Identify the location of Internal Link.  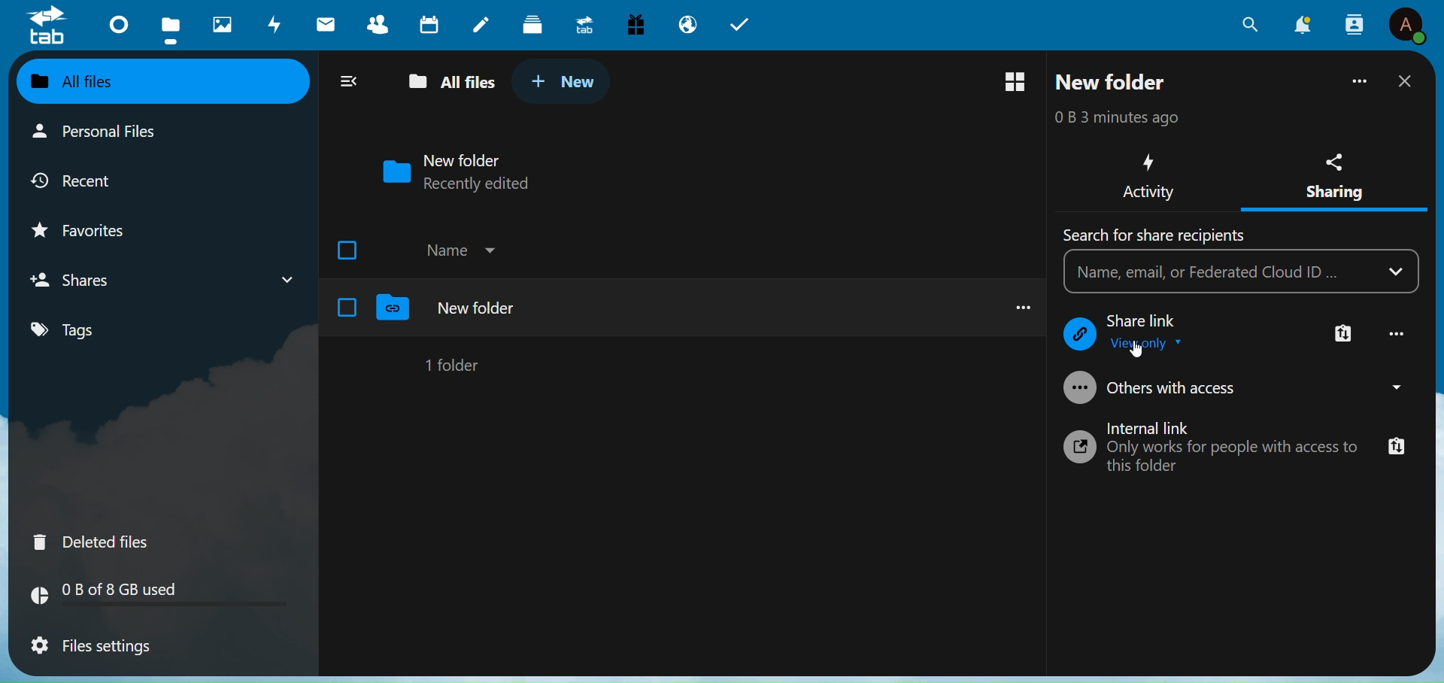
(1158, 426).